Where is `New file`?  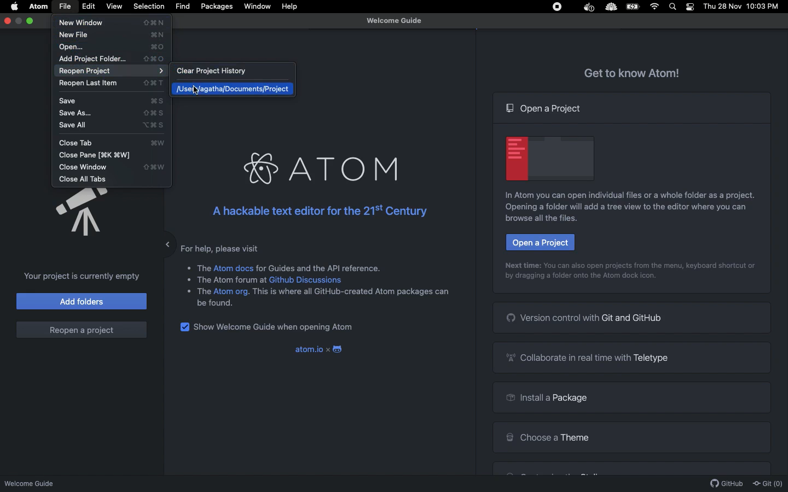
New file is located at coordinates (114, 34).